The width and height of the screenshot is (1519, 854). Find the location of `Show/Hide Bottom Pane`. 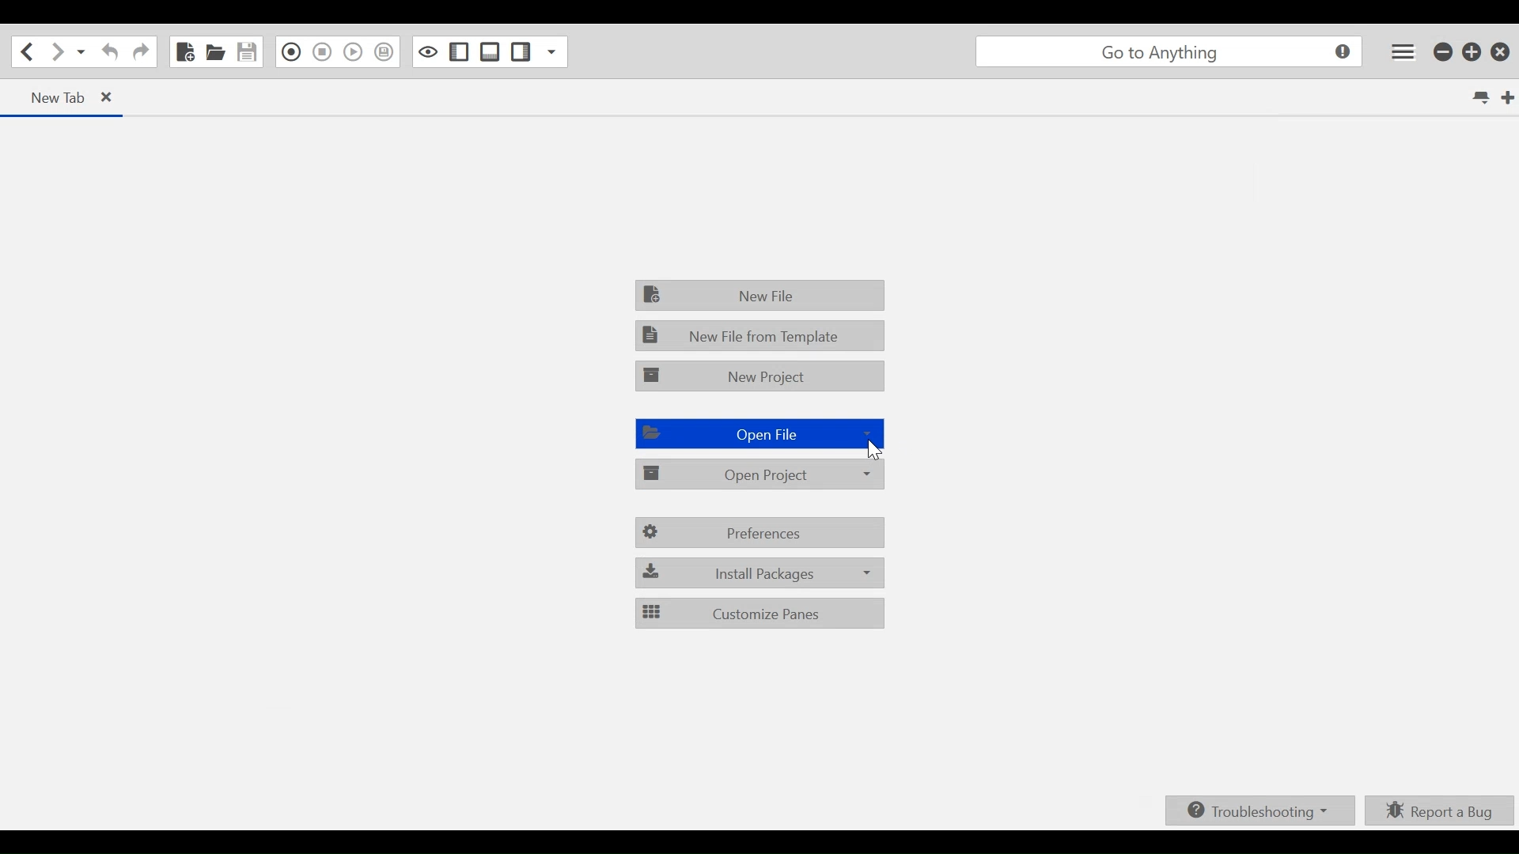

Show/Hide Bottom Pane is located at coordinates (490, 51).